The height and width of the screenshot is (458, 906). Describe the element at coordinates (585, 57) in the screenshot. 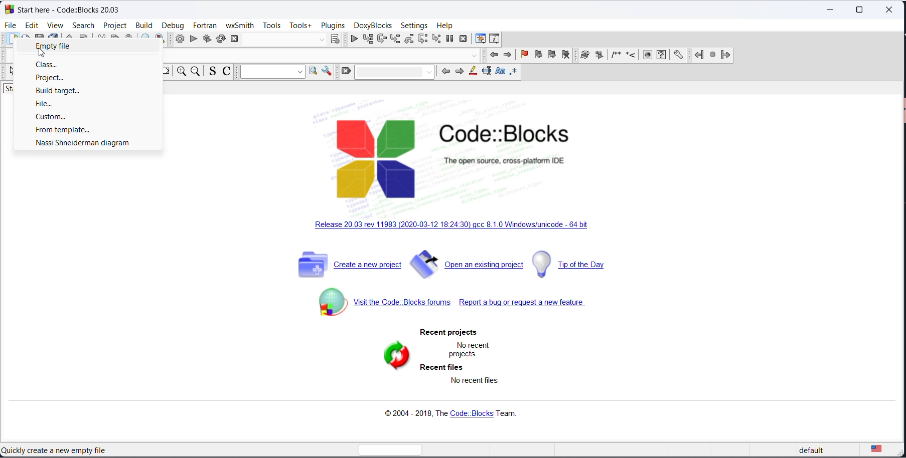

I see `Run doxywizard` at that location.